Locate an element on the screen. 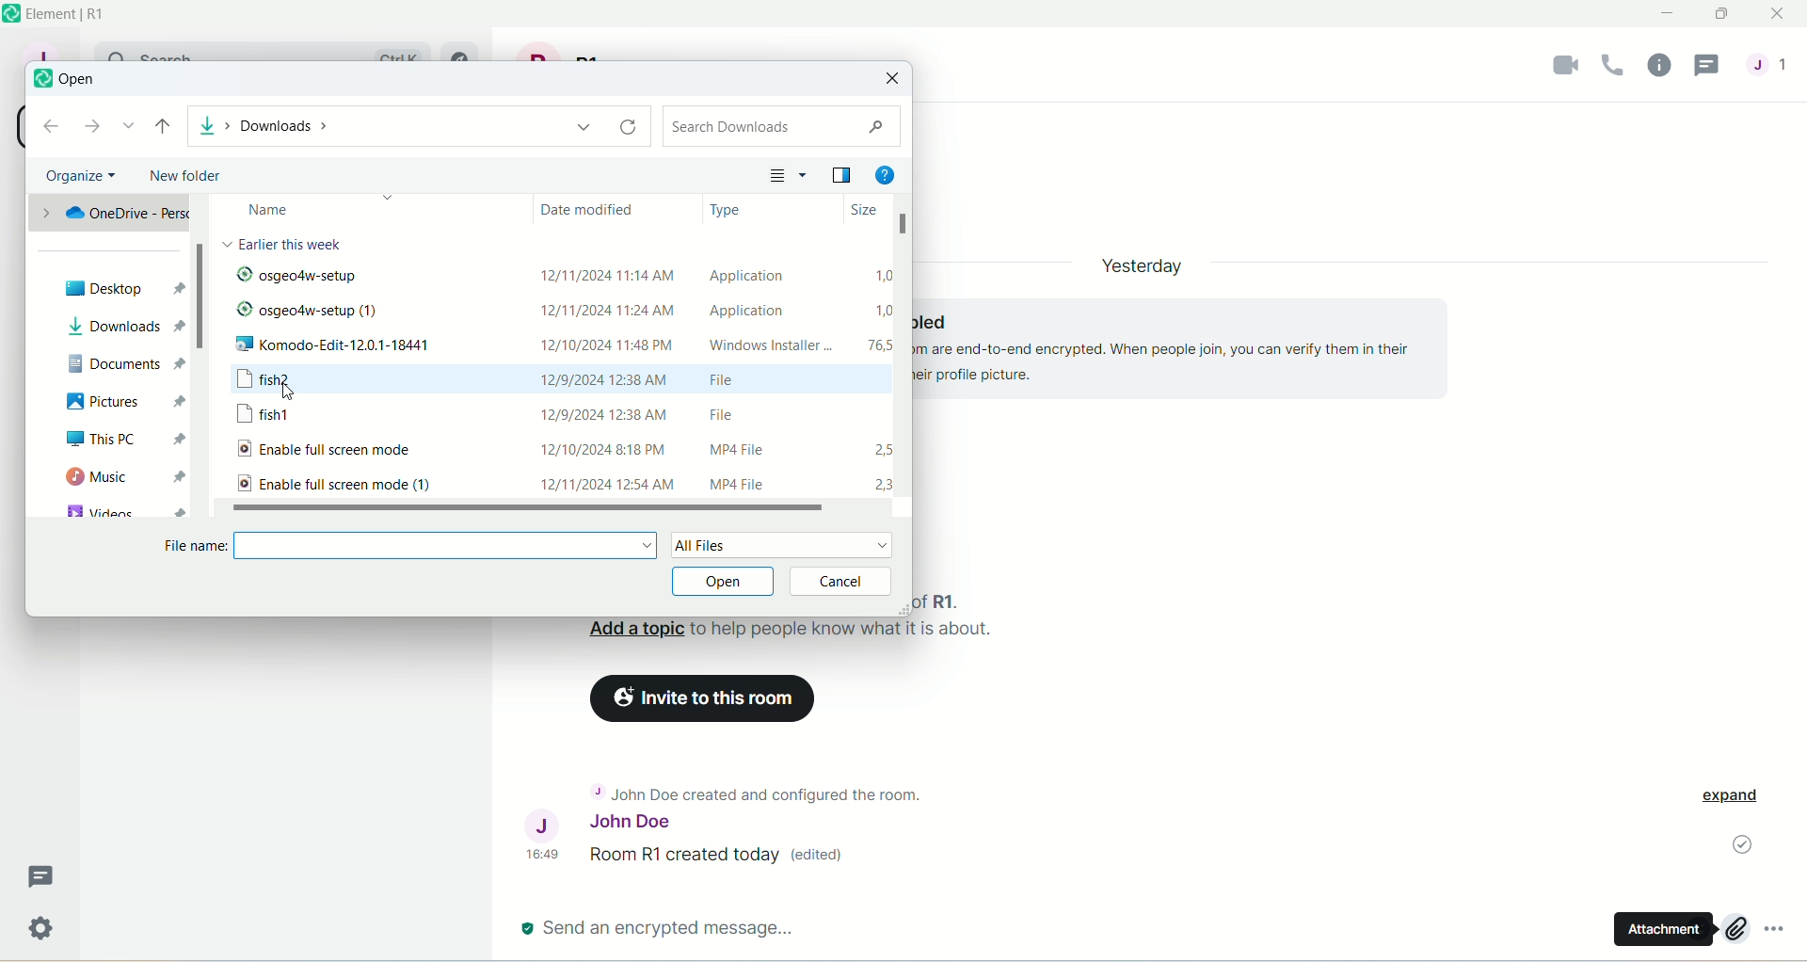 The image size is (1807, 962). music is located at coordinates (121, 480).